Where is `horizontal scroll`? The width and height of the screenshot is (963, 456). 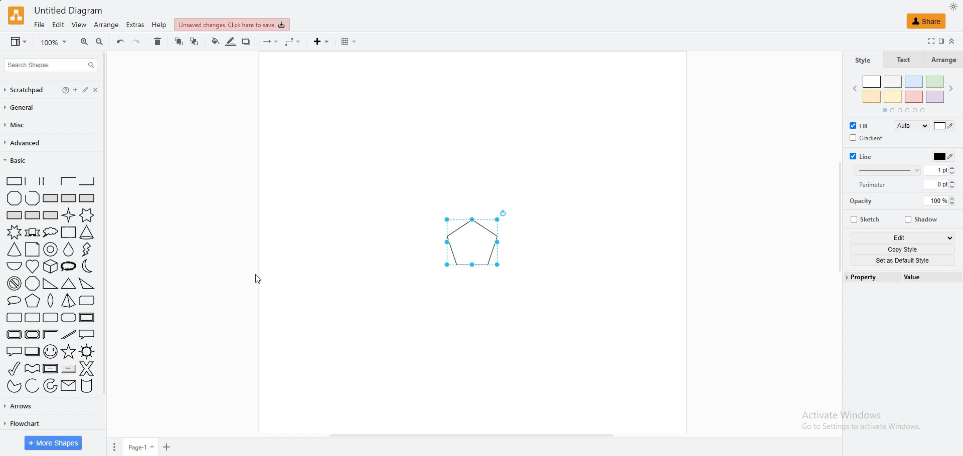
horizontal scroll is located at coordinates (472, 434).